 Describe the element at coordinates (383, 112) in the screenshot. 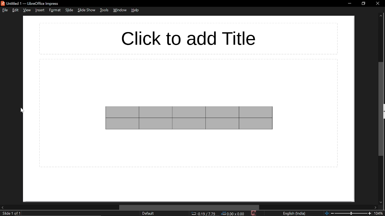

I see `expand sidebar` at that location.